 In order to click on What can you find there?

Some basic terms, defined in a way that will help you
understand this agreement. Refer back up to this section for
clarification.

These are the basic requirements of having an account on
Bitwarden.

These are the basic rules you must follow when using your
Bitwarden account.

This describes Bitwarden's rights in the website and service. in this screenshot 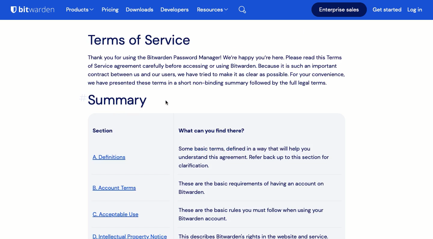, I will do `click(257, 182)`.